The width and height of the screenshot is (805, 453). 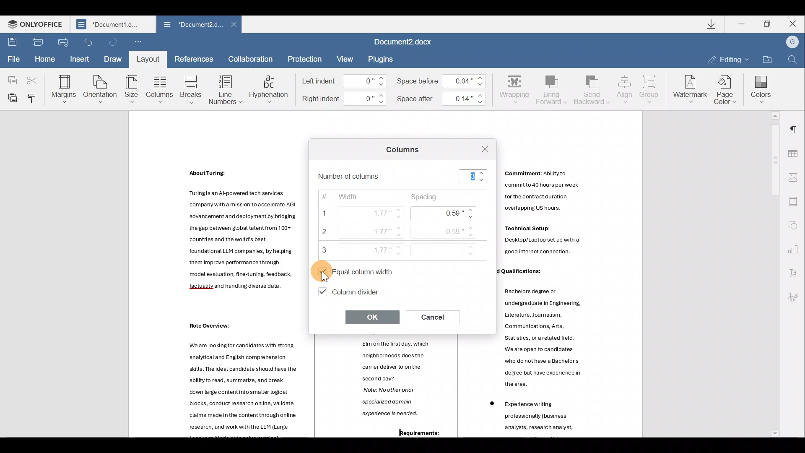 I want to click on Minimize, so click(x=743, y=23).